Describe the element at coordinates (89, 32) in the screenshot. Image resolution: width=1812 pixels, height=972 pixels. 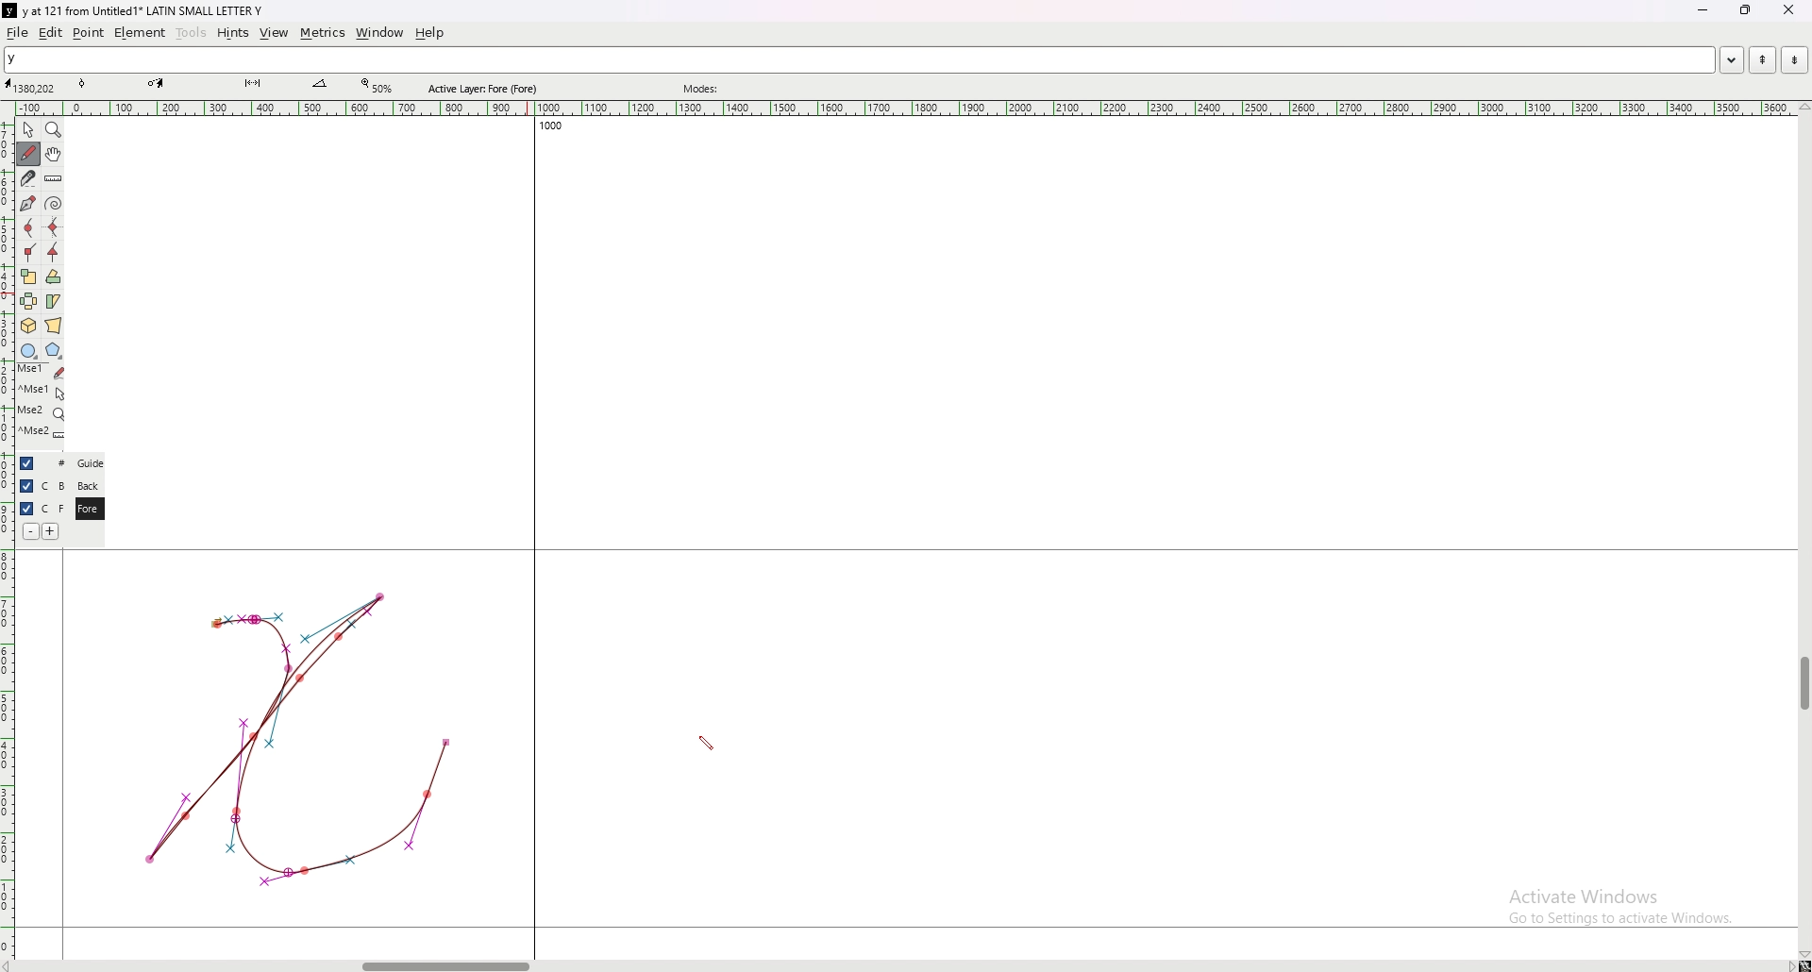
I see `point` at that location.